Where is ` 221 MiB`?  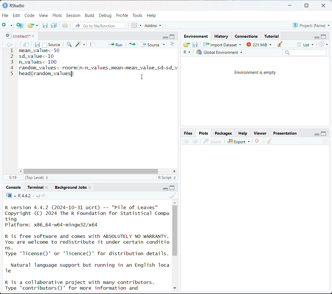  221 MiB is located at coordinates (258, 44).